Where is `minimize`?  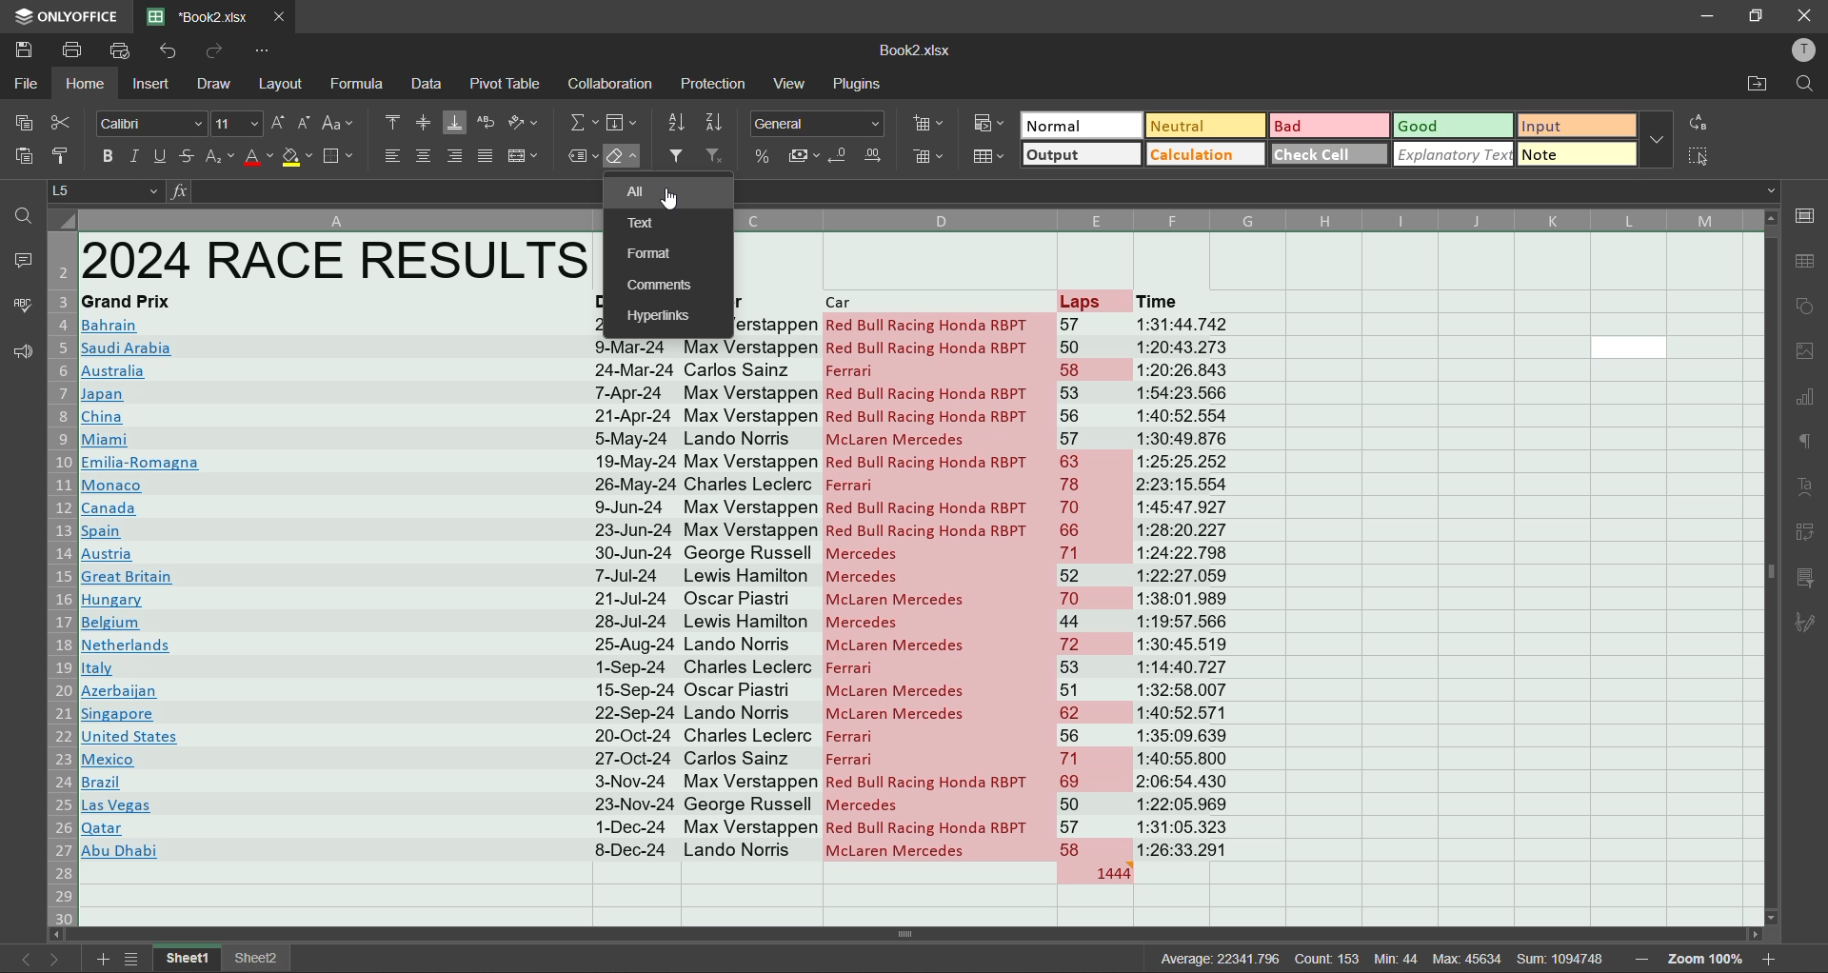 minimize is located at coordinates (1708, 15).